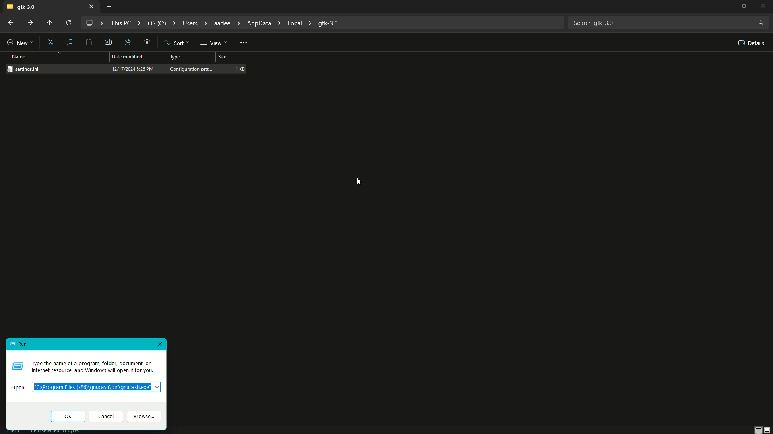 This screenshot has height=434, width=773. Describe the element at coordinates (147, 43) in the screenshot. I see `Delete` at that location.